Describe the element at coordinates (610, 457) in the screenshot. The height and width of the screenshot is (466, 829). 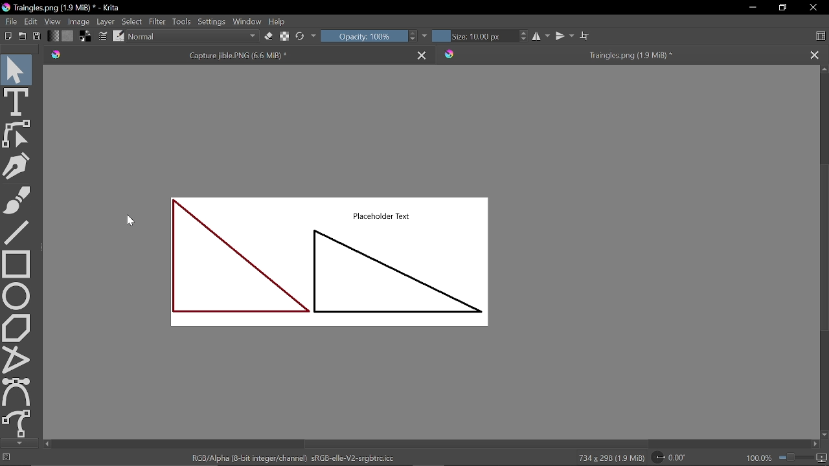
I see `734 x 298 (1.9 MiB)` at that location.